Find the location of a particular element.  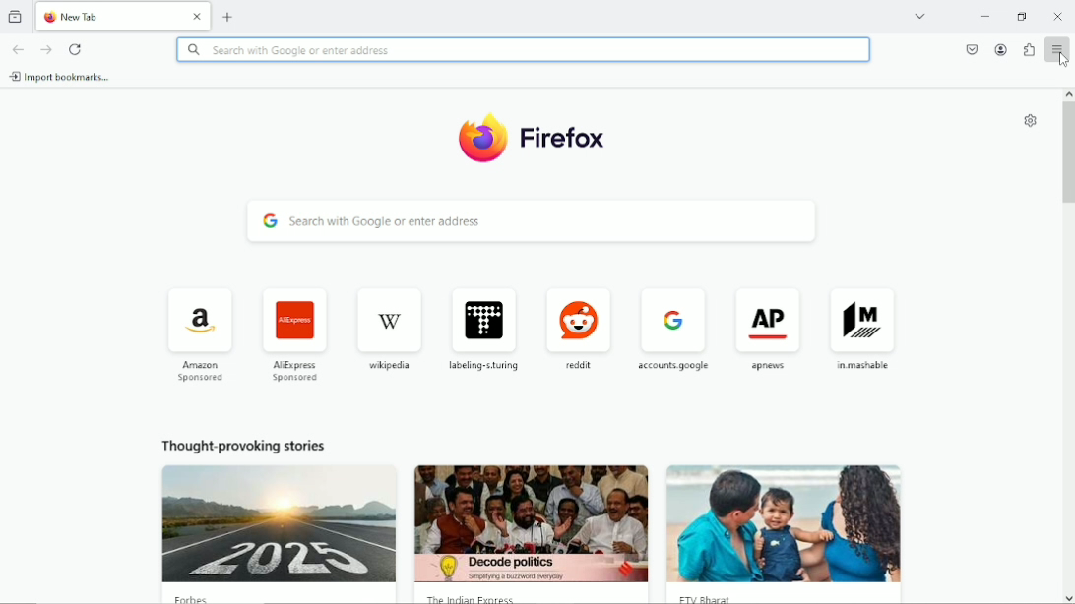

the indian express is located at coordinates (483, 598).